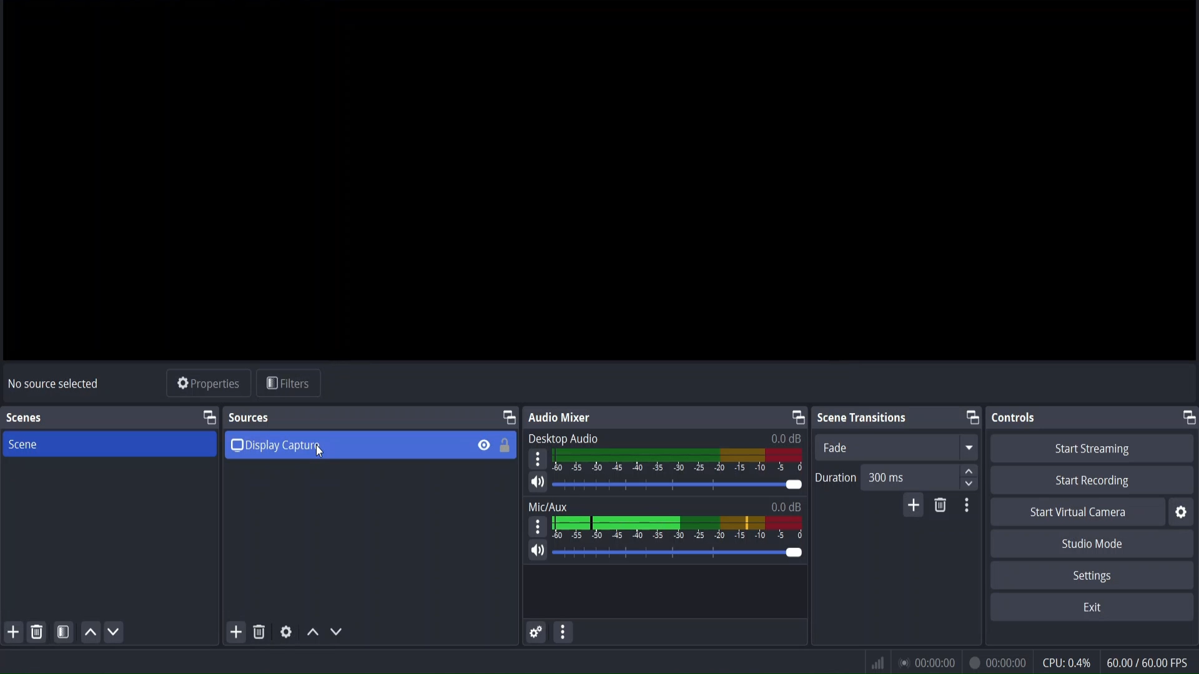  What do you see at coordinates (1016, 418) in the screenshot?
I see `controls` at bounding box center [1016, 418].